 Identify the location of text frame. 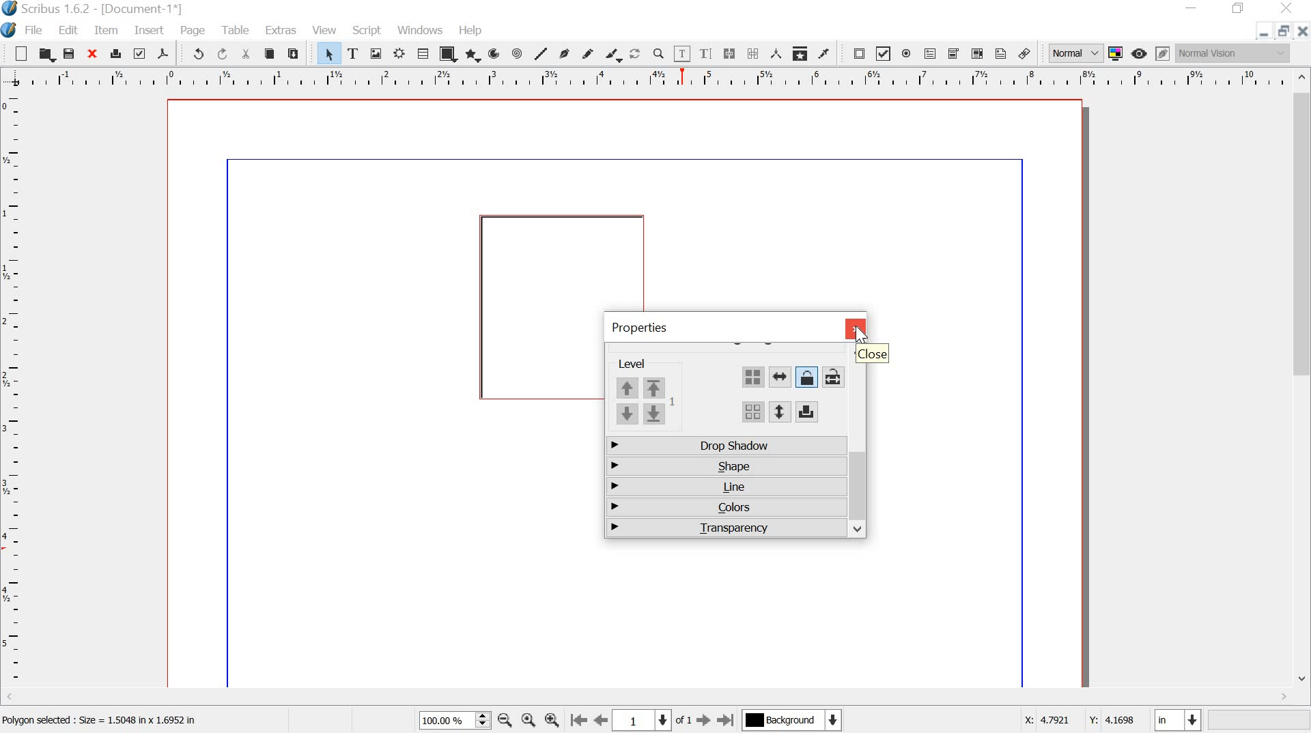
(356, 54).